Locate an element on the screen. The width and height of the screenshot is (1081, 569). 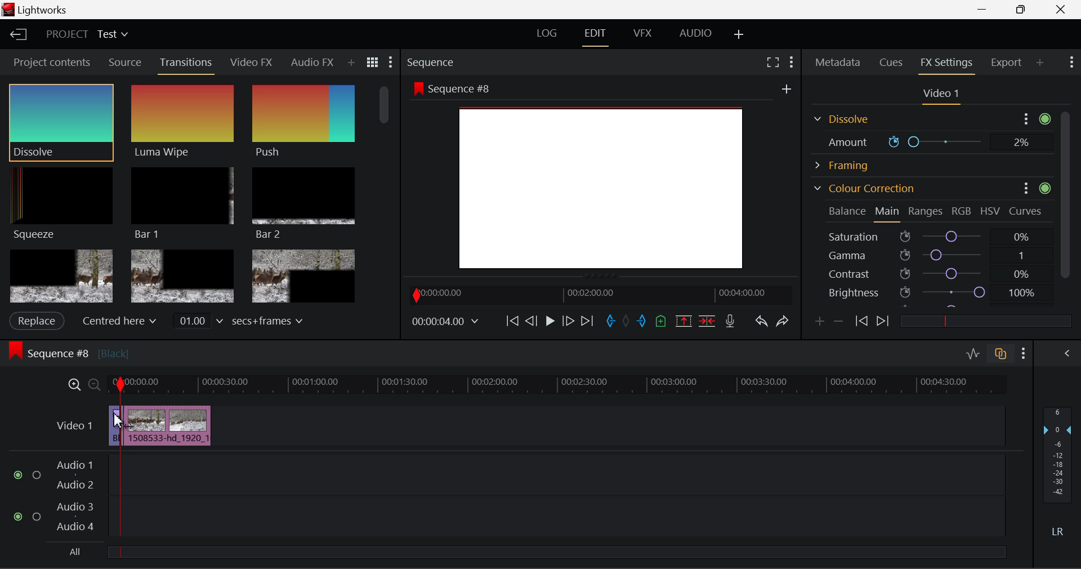
To Start is located at coordinates (511, 321).